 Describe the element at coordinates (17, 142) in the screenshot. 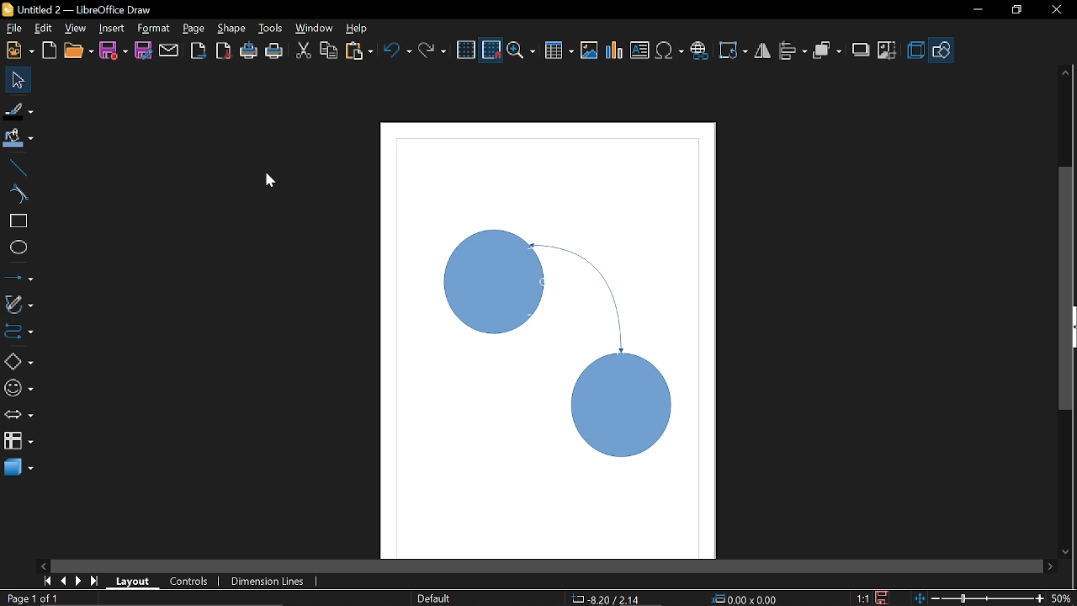

I see `Fill color` at that location.